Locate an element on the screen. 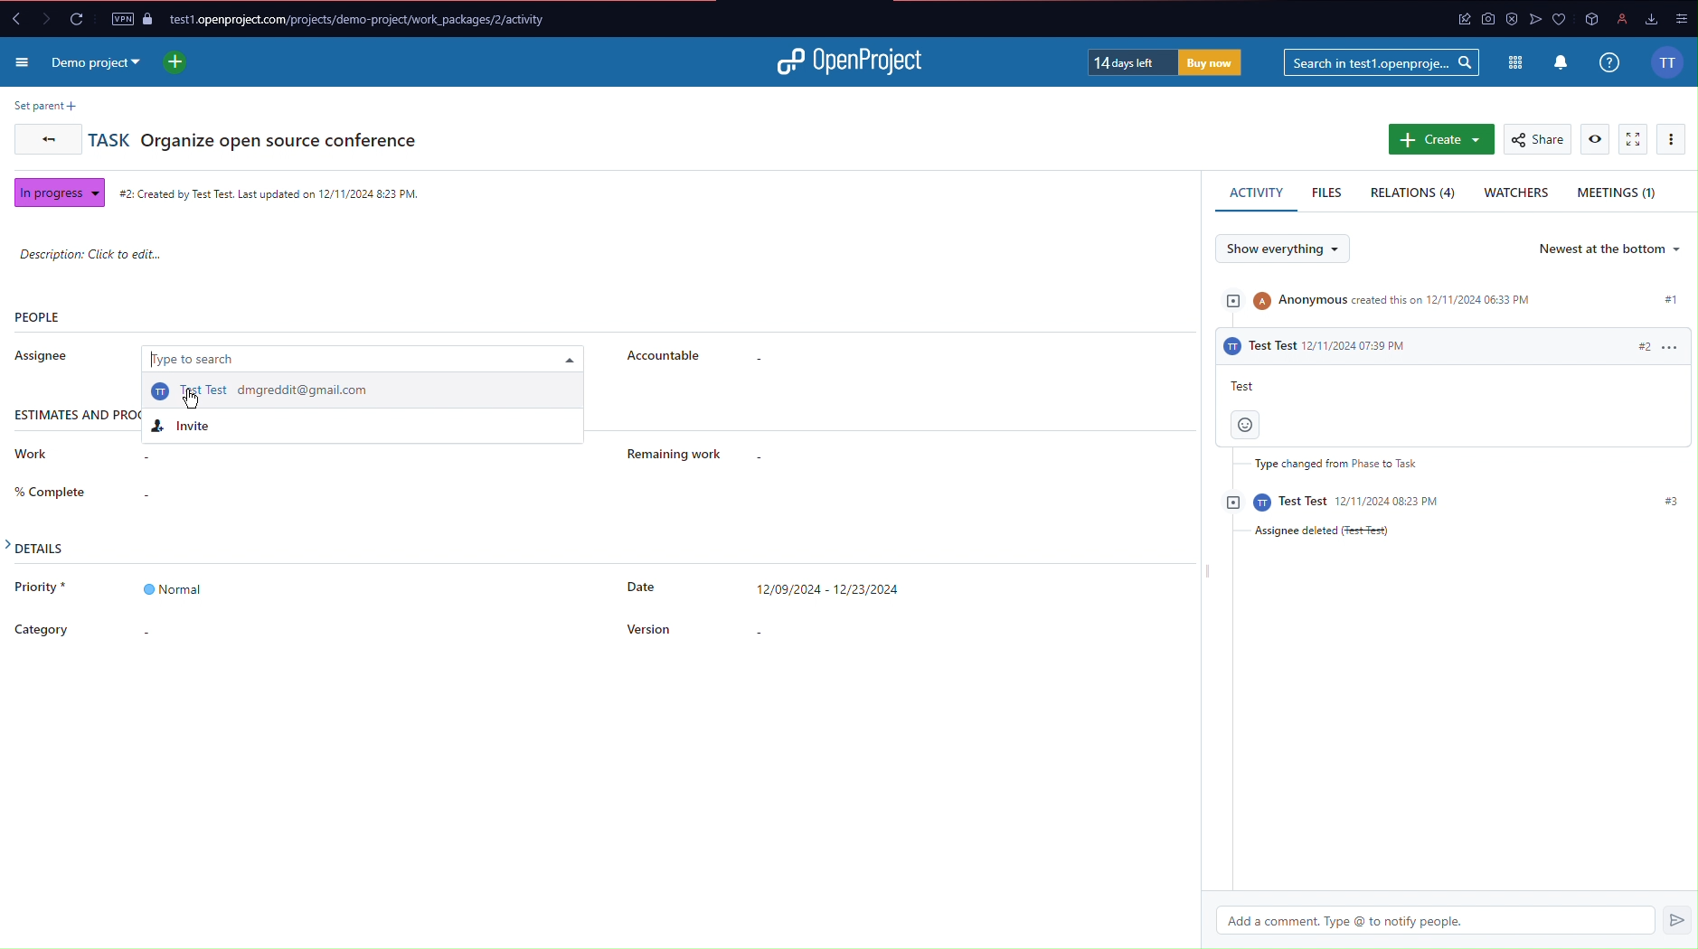 Image resolution: width=1698 pixels, height=949 pixels. Test test is located at coordinates (1320, 345).